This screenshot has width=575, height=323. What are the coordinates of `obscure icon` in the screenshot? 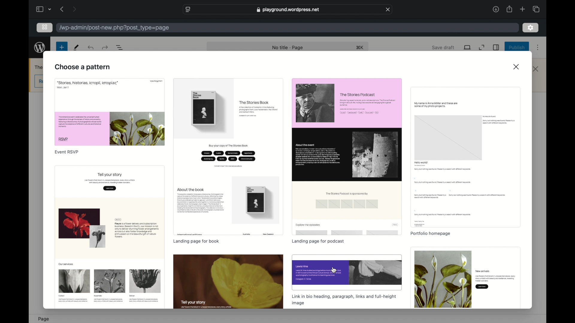 It's located at (40, 81).